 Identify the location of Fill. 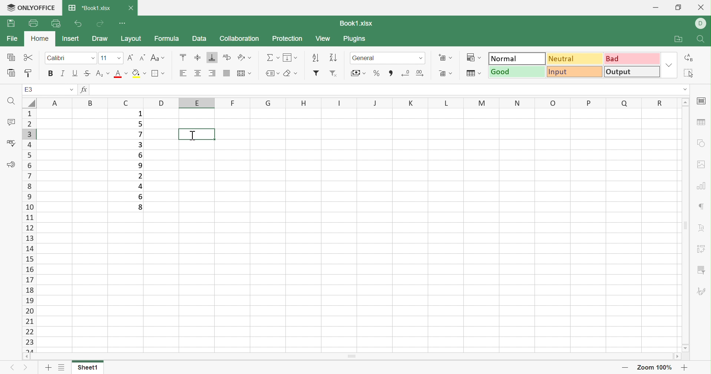
(290, 57).